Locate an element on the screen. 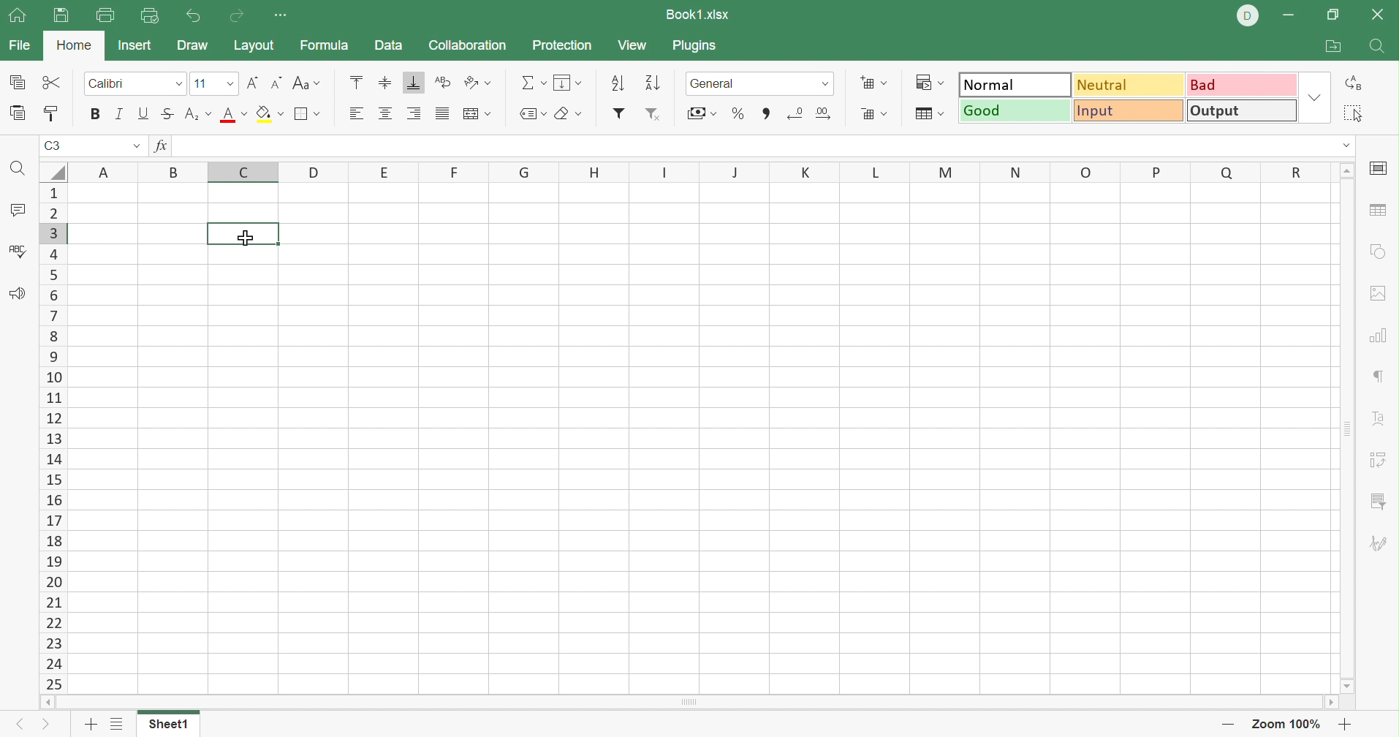 The height and width of the screenshot is (737, 1399). Strikethrough is located at coordinates (167, 114).